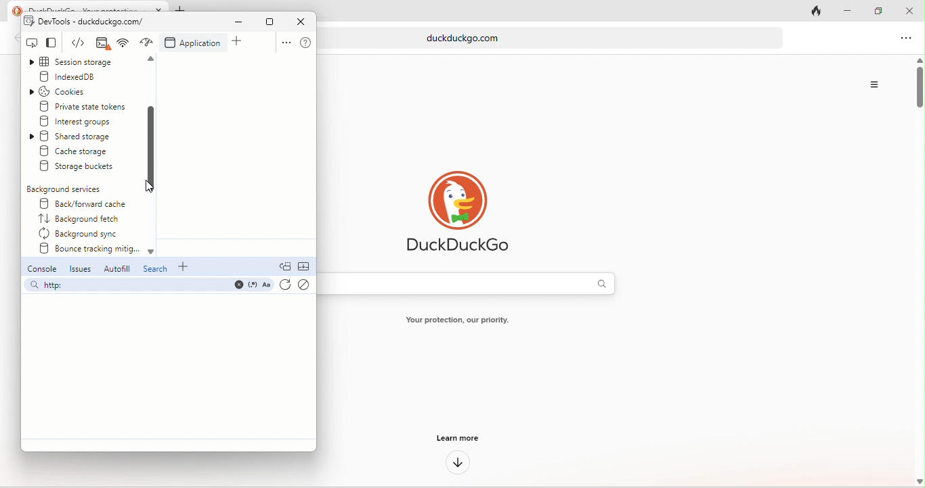 The height and width of the screenshot is (488, 925). What do you see at coordinates (79, 203) in the screenshot?
I see `back/forward cache` at bounding box center [79, 203].